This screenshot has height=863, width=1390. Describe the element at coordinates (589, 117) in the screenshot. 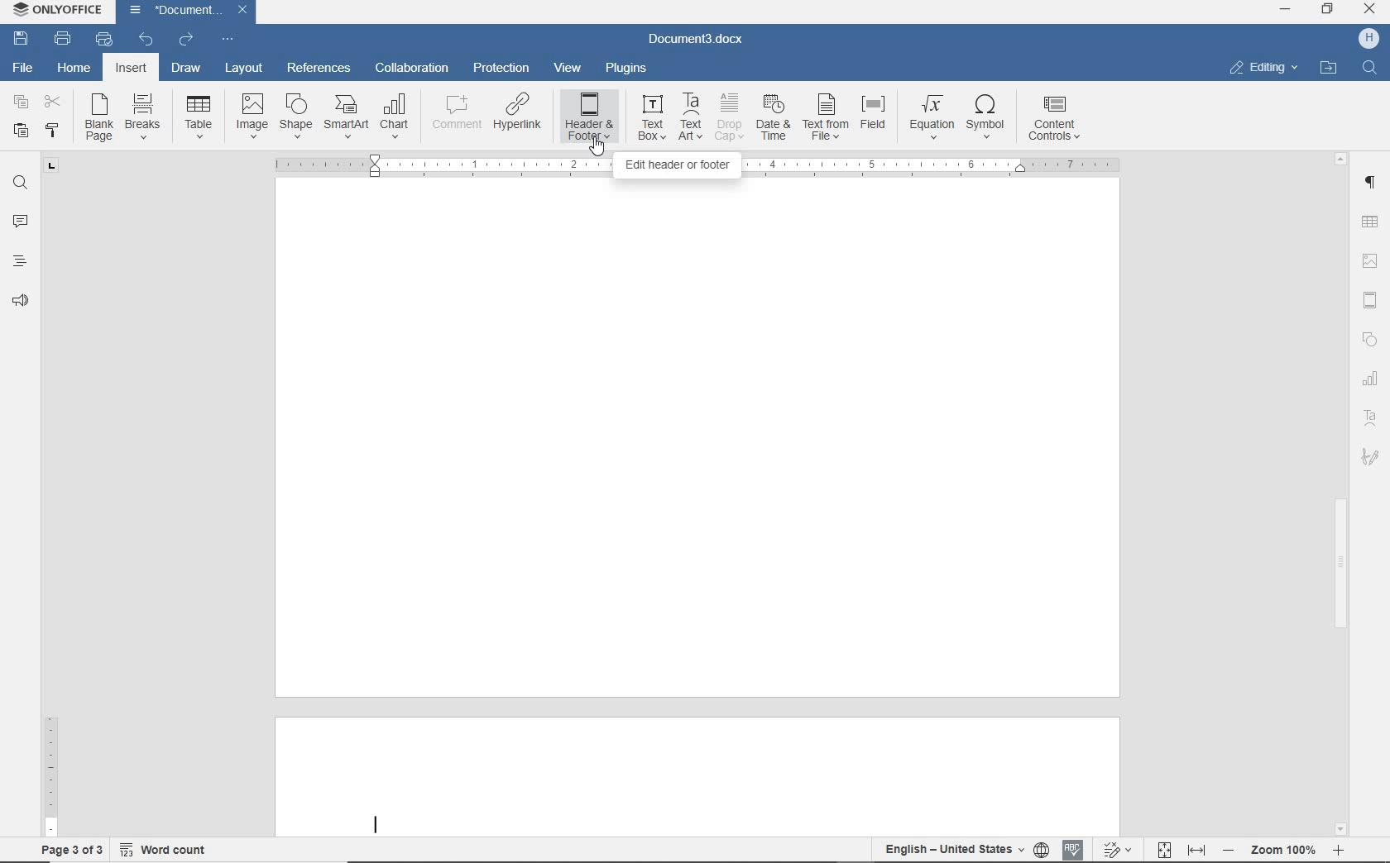

I see `HEADER & FOOTER` at that location.